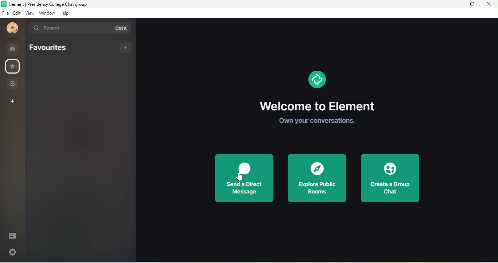 The image size is (498, 263). I want to click on element logo, so click(317, 79).